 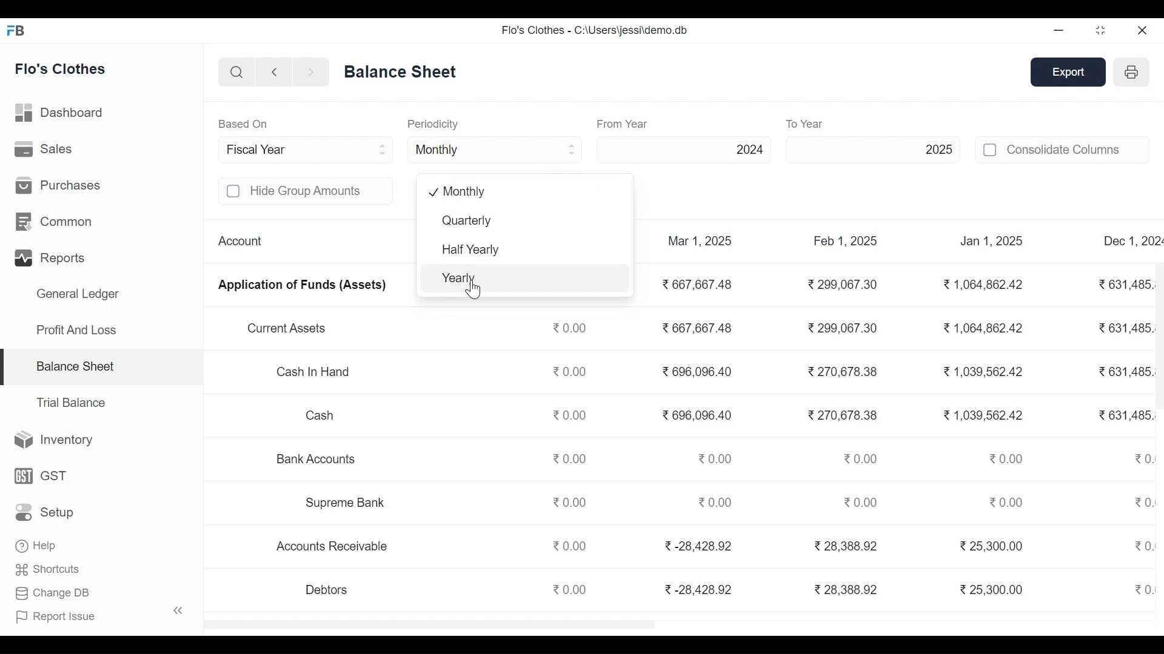 I want to click on Export, so click(x=1069, y=73).